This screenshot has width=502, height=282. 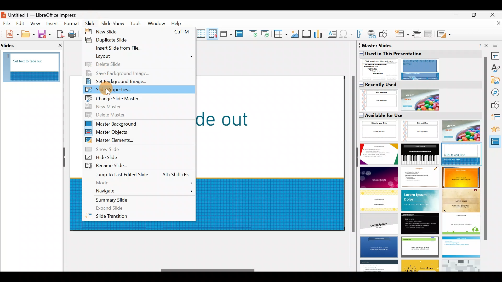 What do you see at coordinates (141, 74) in the screenshot?
I see `Save background image` at bounding box center [141, 74].